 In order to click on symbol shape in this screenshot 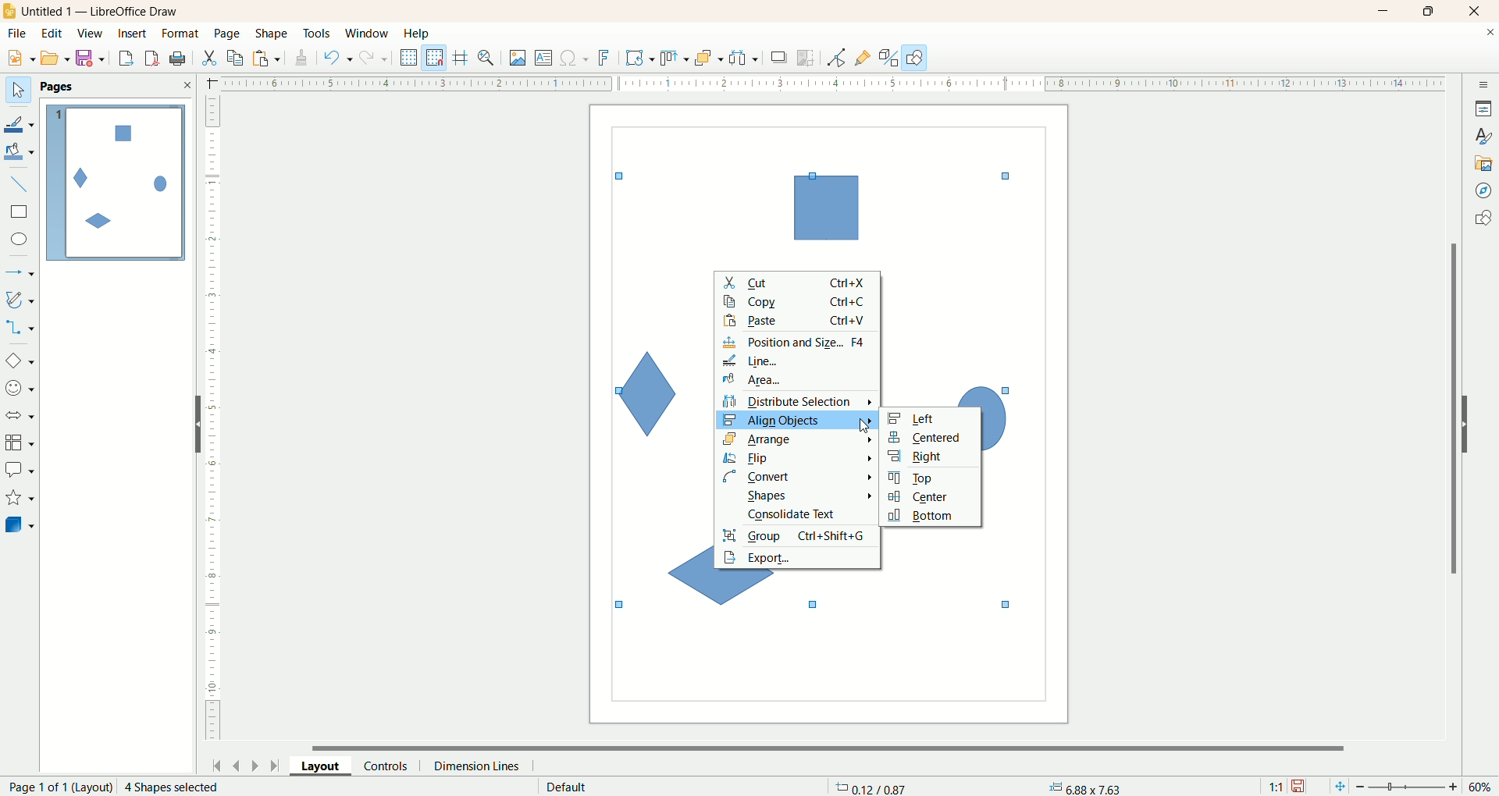, I will do `click(22, 389)`.